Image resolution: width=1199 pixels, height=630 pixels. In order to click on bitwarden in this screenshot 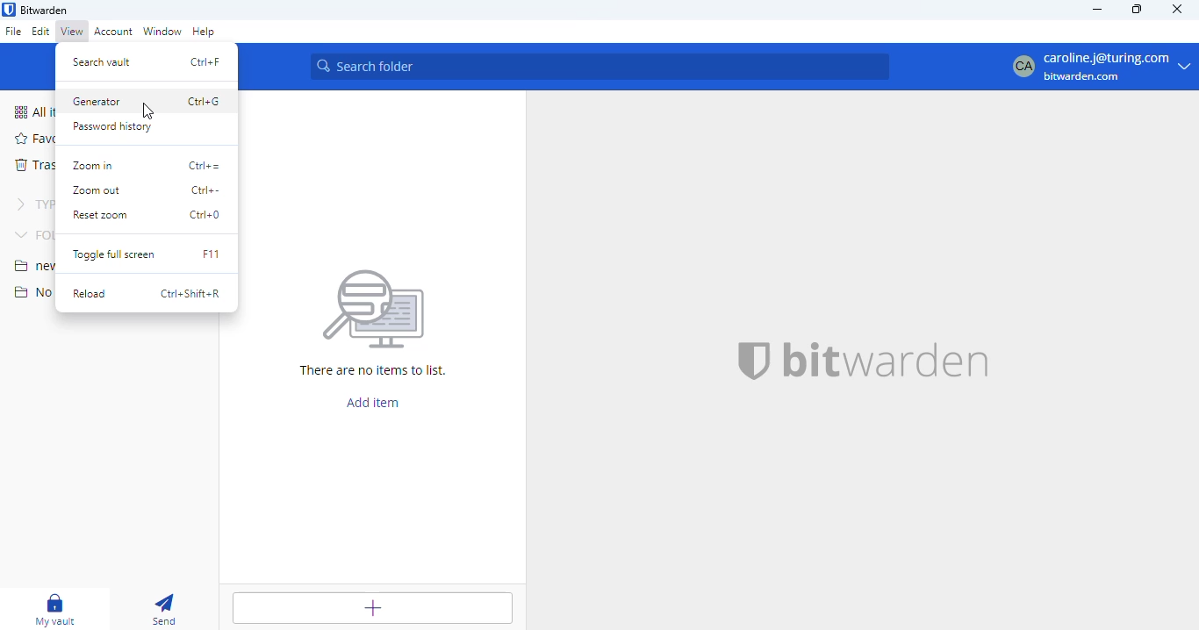, I will do `click(888, 361)`.